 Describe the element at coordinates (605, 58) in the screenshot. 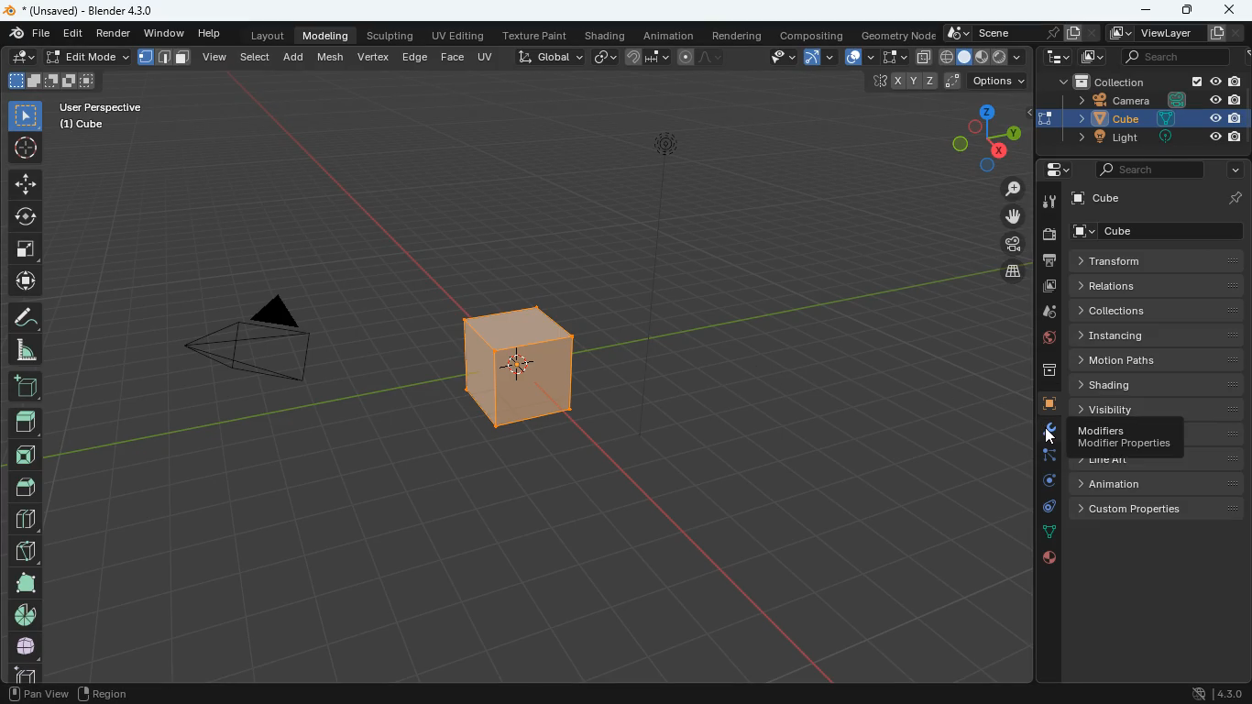

I see `link` at that location.